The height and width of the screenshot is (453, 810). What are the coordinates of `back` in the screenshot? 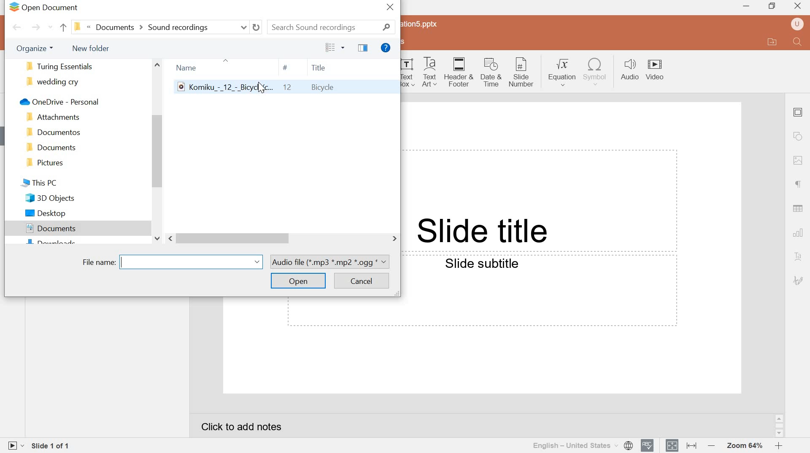 It's located at (62, 27).